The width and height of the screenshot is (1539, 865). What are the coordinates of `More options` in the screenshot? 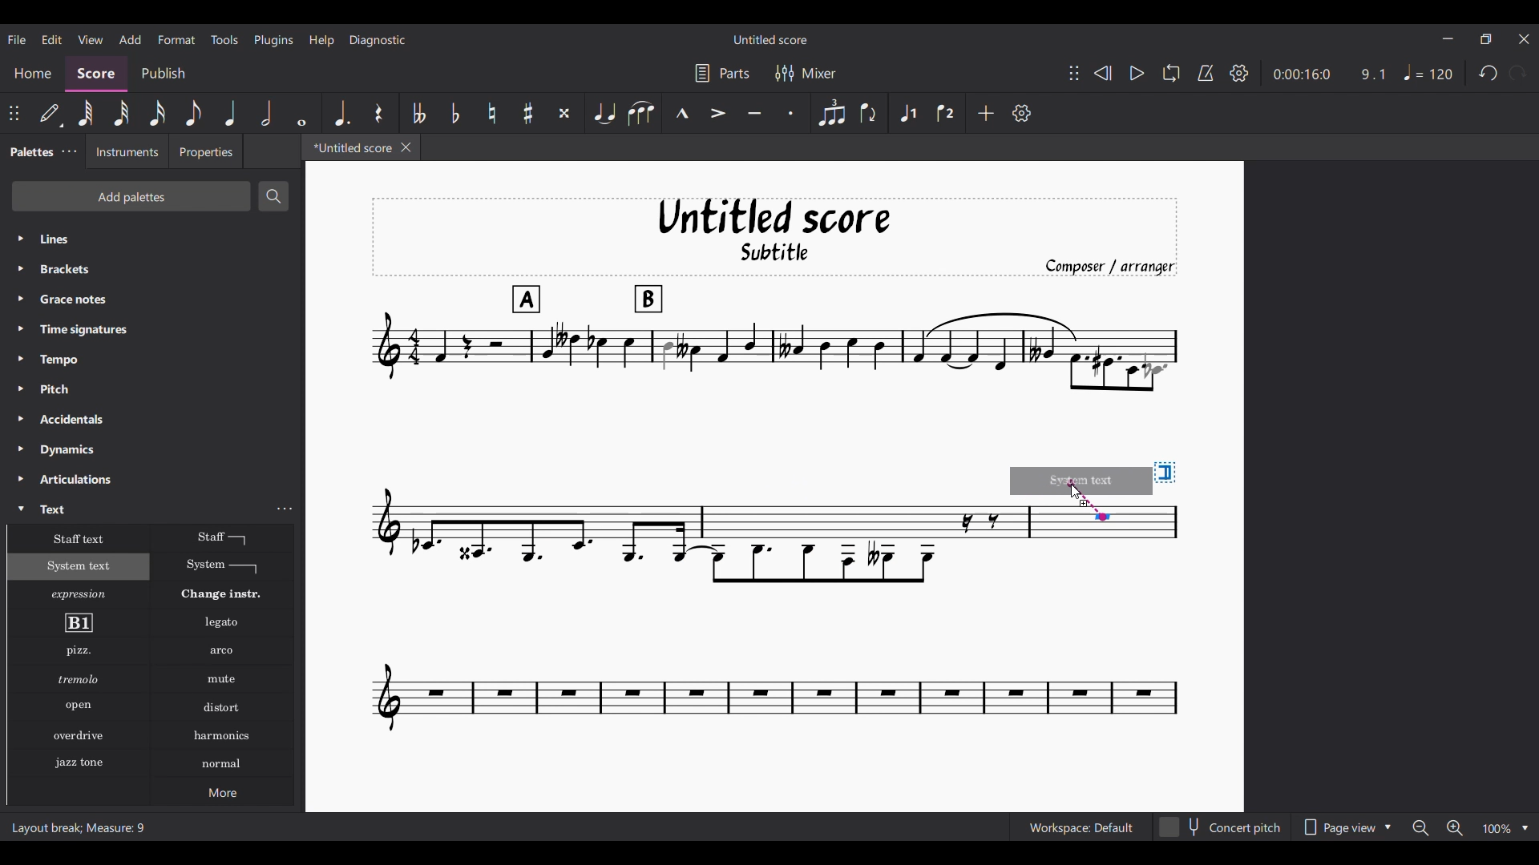 It's located at (222, 791).